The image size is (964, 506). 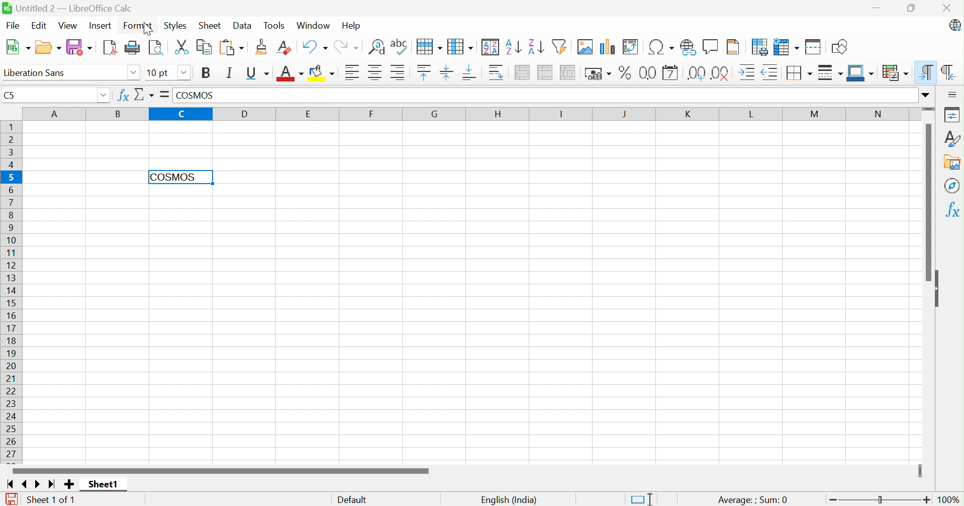 I want to click on Data, so click(x=243, y=26).